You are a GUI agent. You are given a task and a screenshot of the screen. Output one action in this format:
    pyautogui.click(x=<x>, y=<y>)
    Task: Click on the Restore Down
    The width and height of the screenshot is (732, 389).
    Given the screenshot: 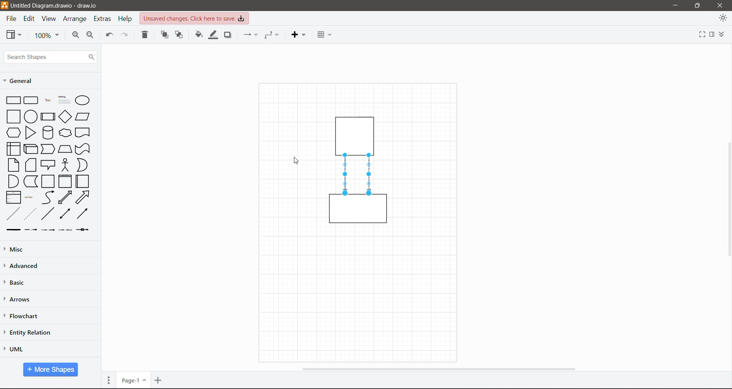 What is the action you would take?
    pyautogui.click(x=698, y=5)
    